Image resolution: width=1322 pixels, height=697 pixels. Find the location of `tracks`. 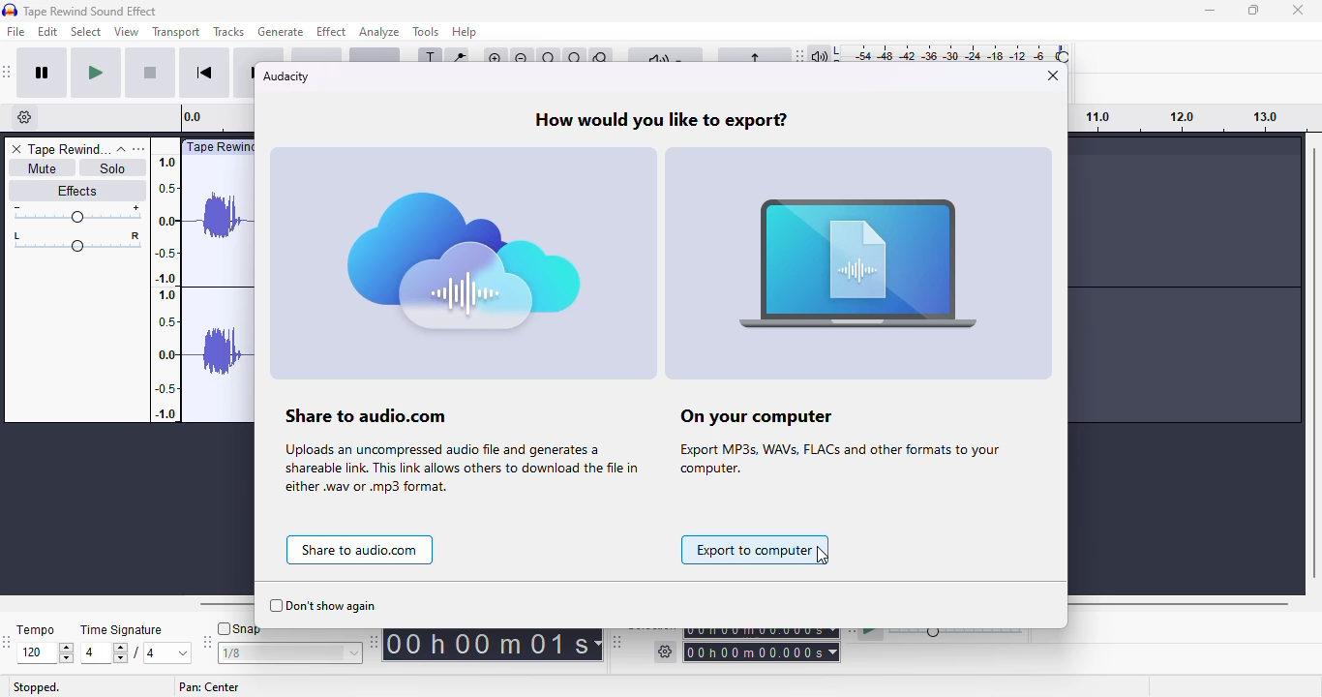

tracks is located at coordinates (228, 32).